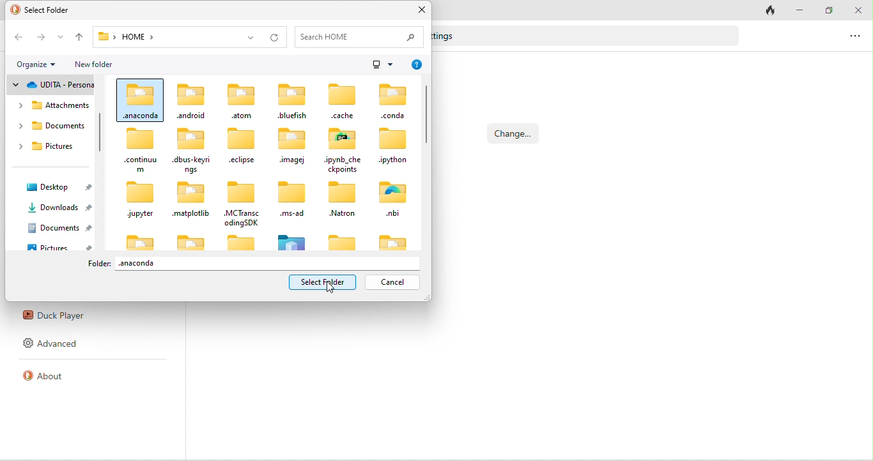 This screenshot has width=873, height=461. What do you see at coordinates (47, 147) in the screenshot?
I see `pictures` at bounding box center [47, 147].